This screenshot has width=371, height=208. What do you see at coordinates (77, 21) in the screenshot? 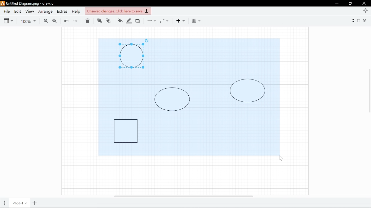
I see `Redo` at bounding box center [77, 21].